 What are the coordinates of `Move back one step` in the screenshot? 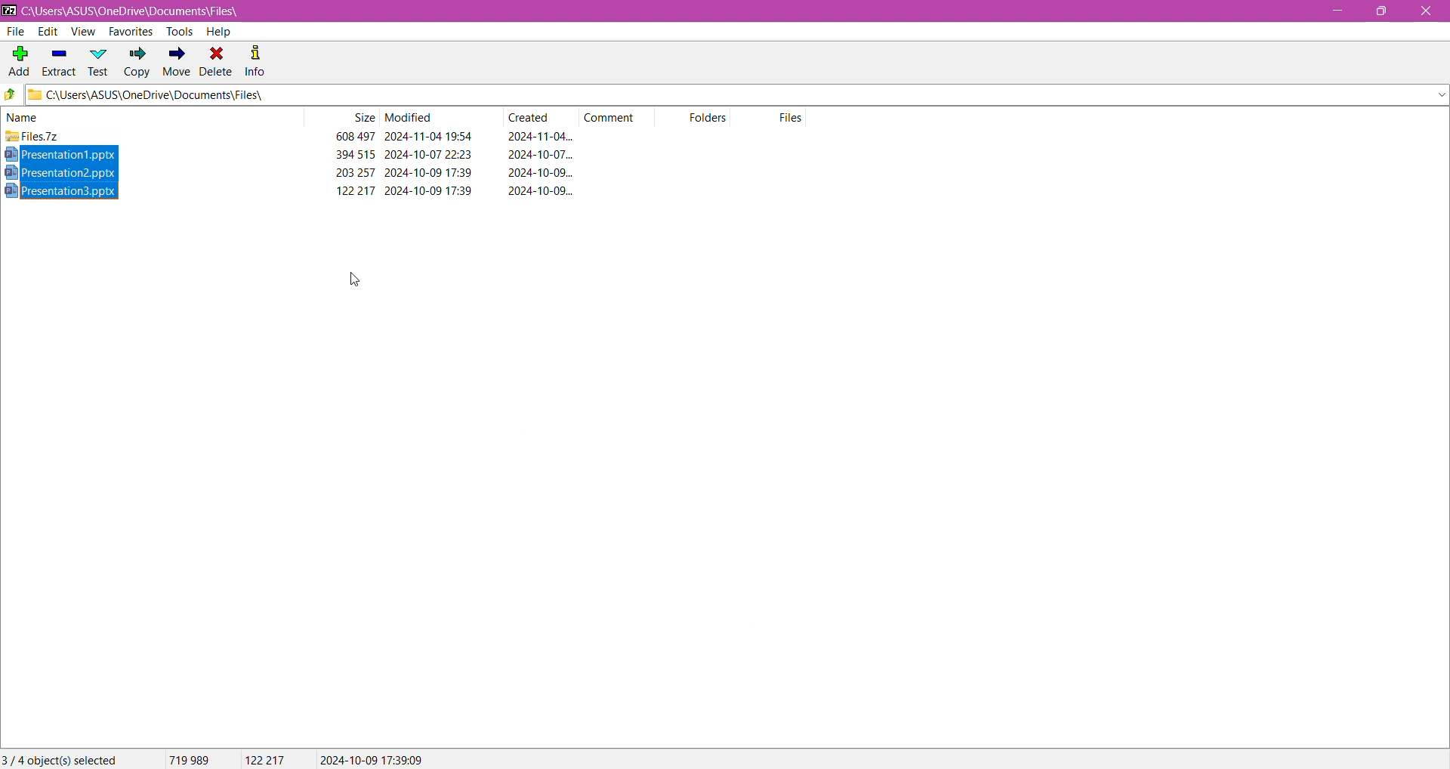 It's located at (11, 96).